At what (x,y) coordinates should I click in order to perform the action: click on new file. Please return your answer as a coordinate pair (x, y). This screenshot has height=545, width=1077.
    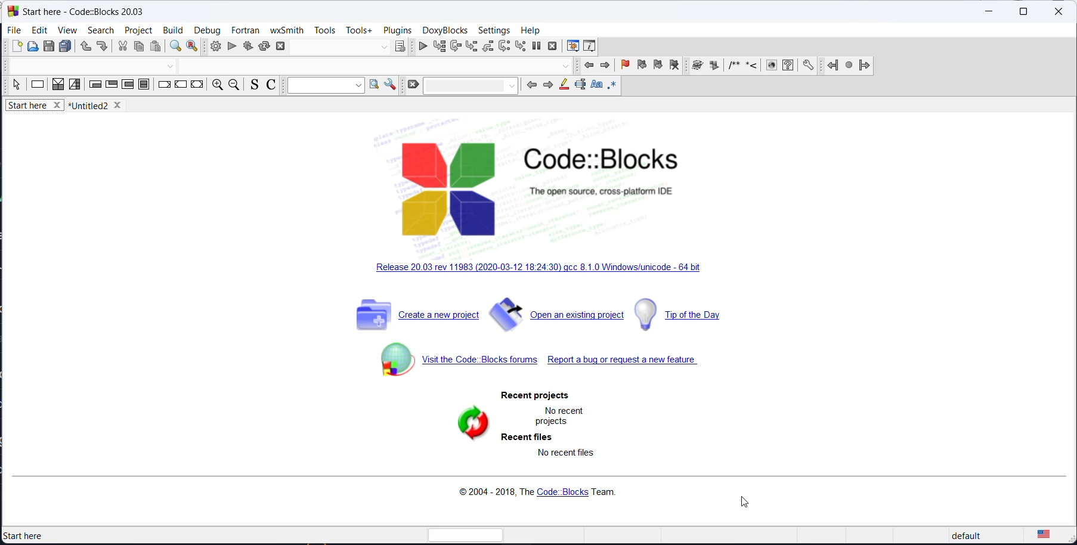
    Looking at the image, I should click on (17, 49).